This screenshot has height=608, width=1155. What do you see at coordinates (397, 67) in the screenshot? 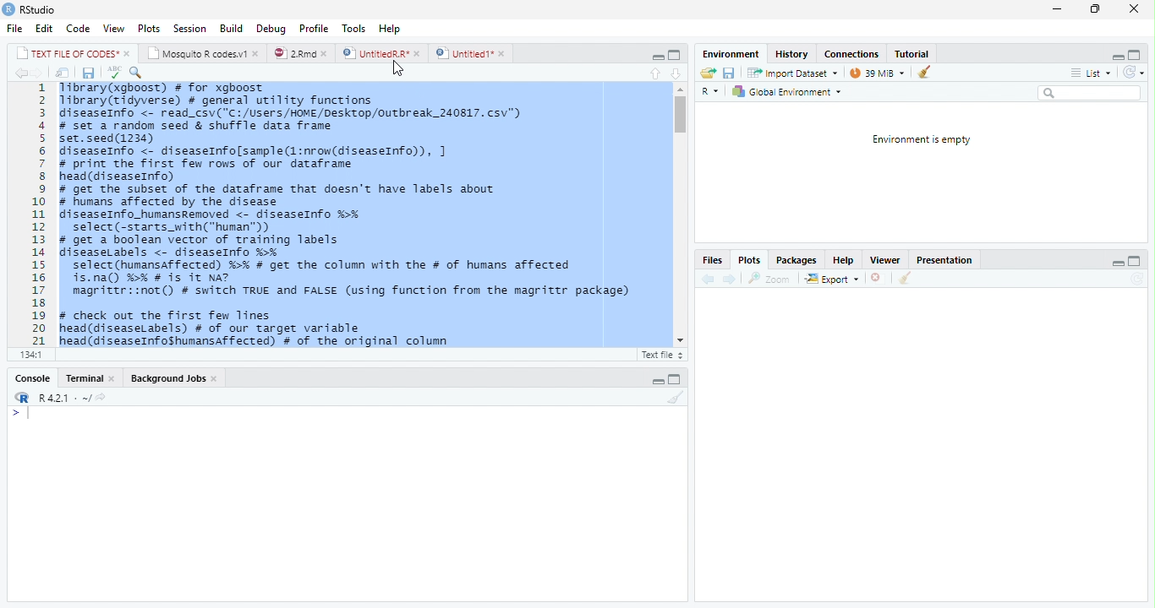
I see `Cursor` at bounding box center [397, 67].